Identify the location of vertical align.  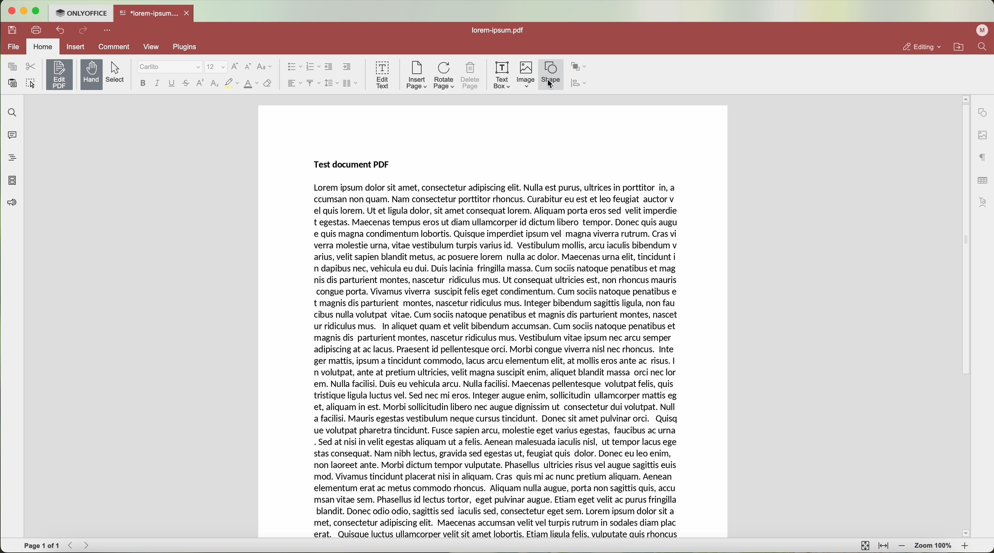
(312, 83).